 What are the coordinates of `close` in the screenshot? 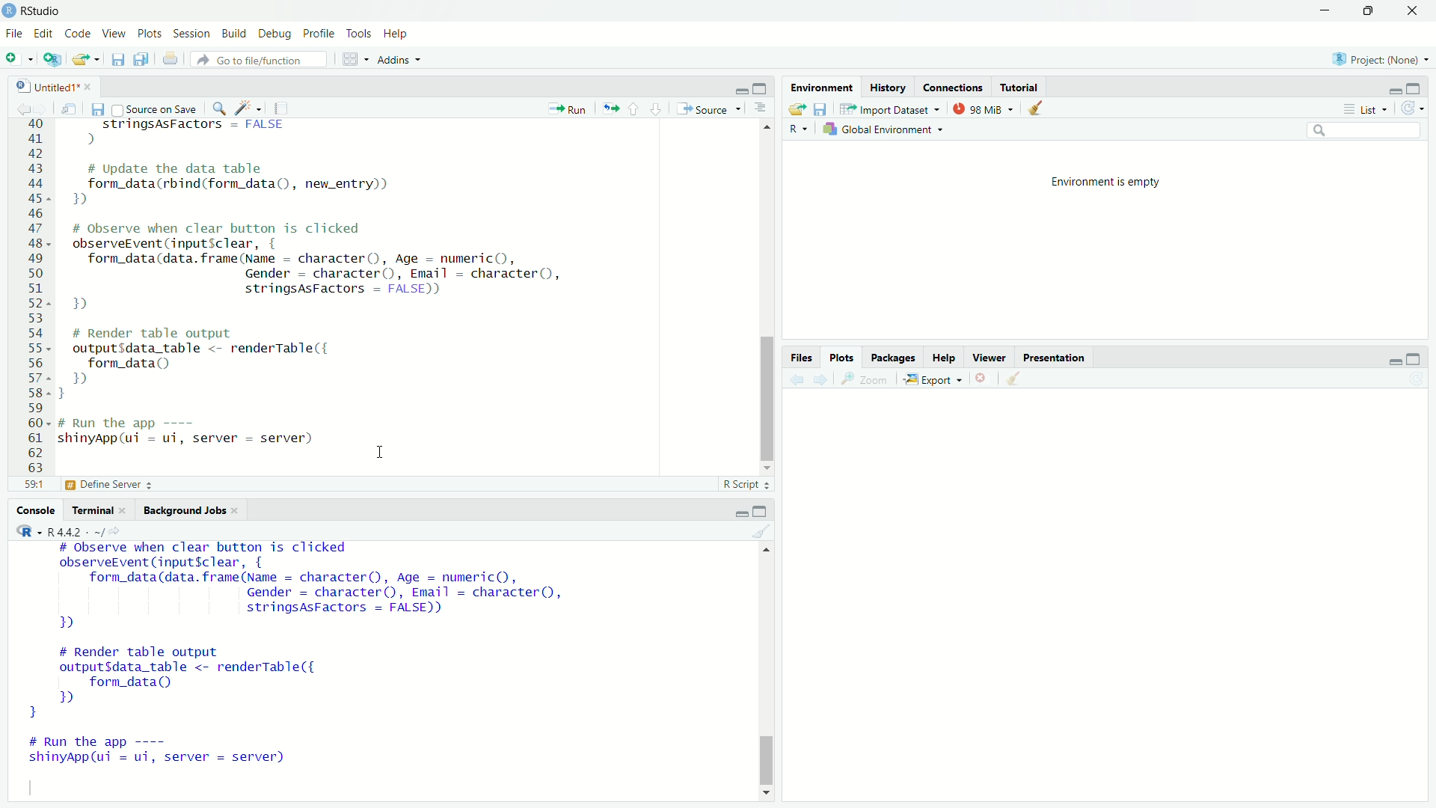 It's located at (89, 85).